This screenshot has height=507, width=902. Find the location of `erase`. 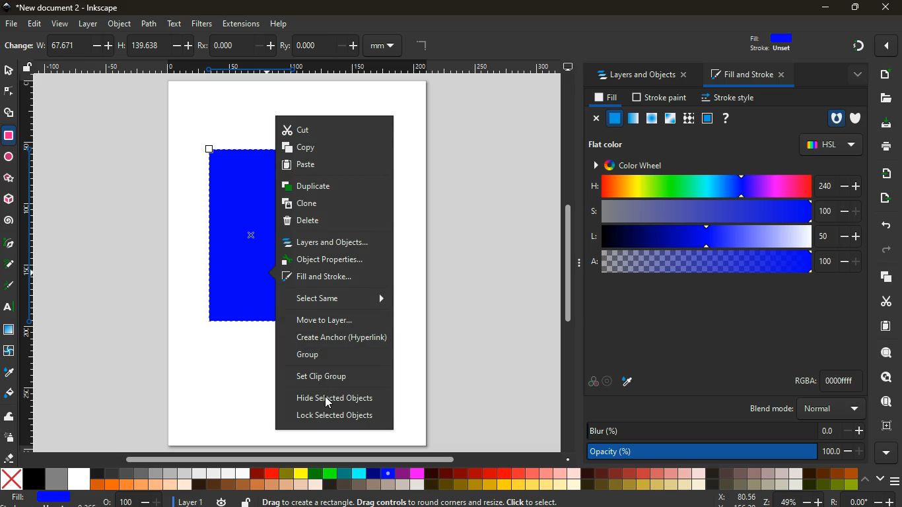

erase is located at coordinates (9, 457).